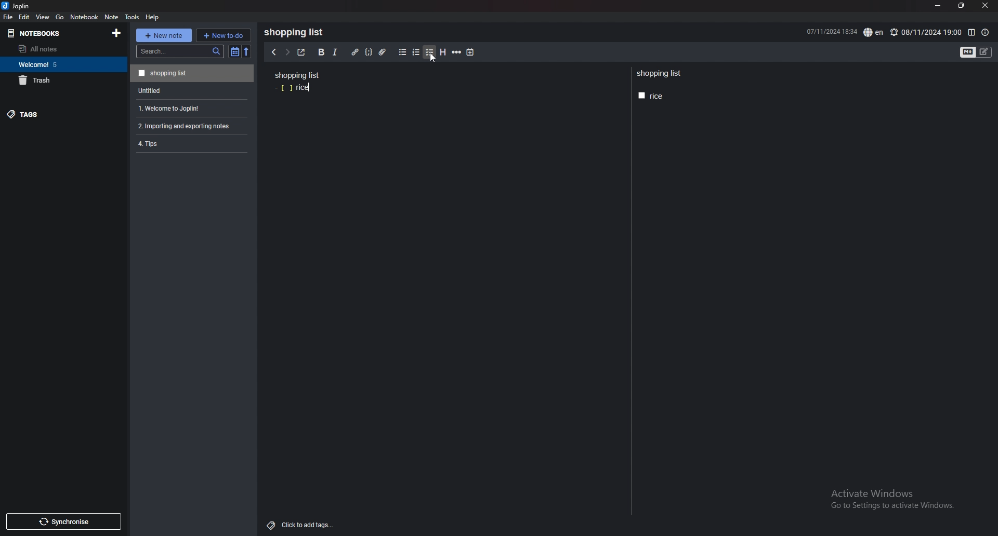 The height and width of the screenshot is (536, 998). I want to click on Shopping list, so click(192, 73).